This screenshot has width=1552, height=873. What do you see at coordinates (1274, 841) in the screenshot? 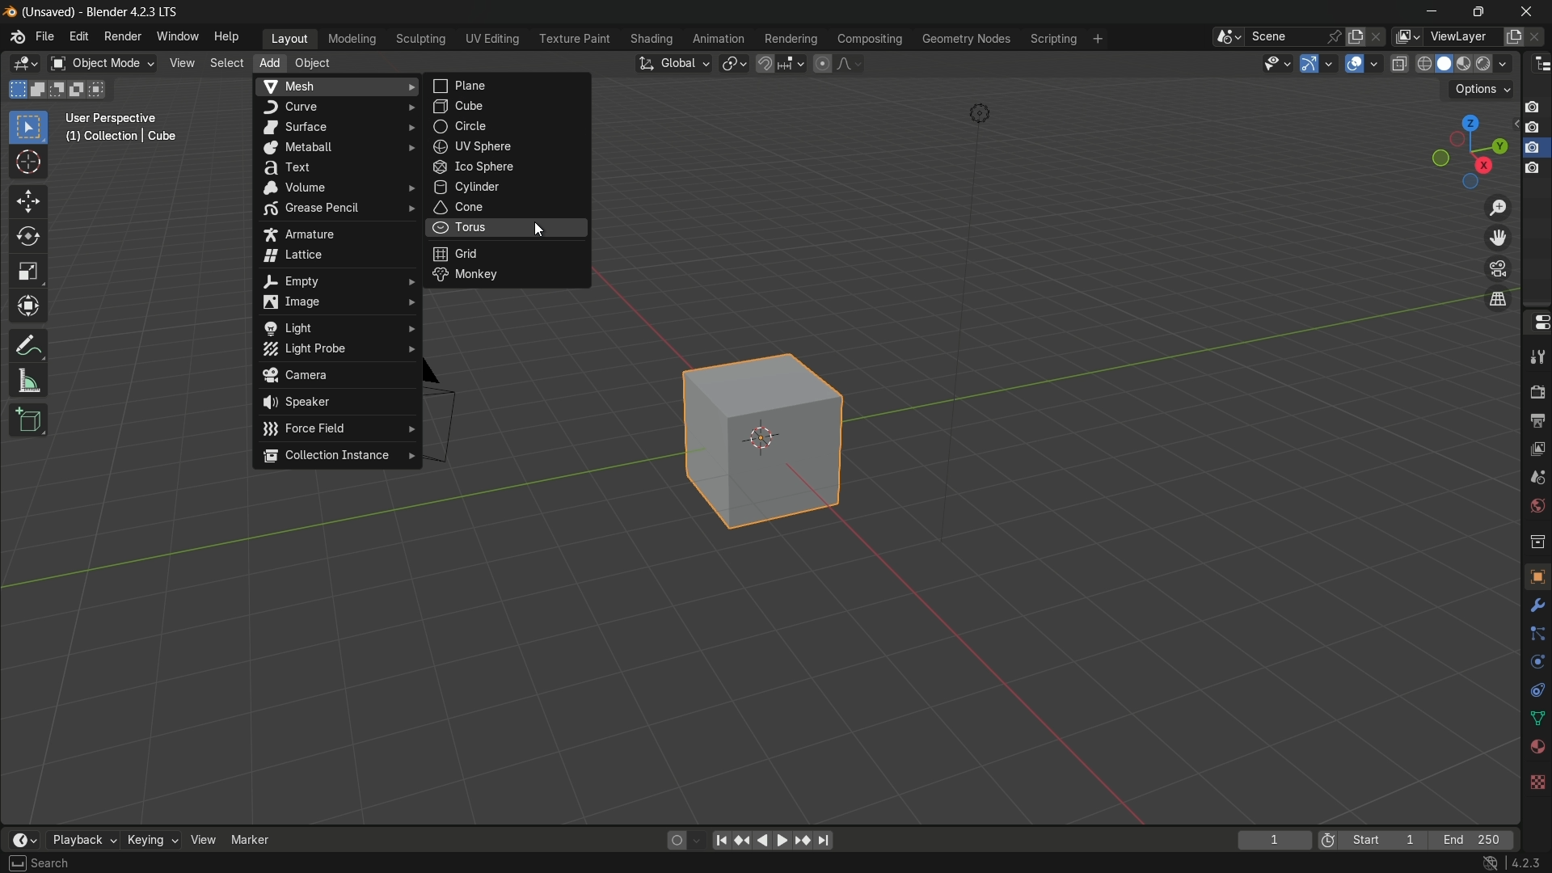
I see `1` at bounding box center [1274, 841].